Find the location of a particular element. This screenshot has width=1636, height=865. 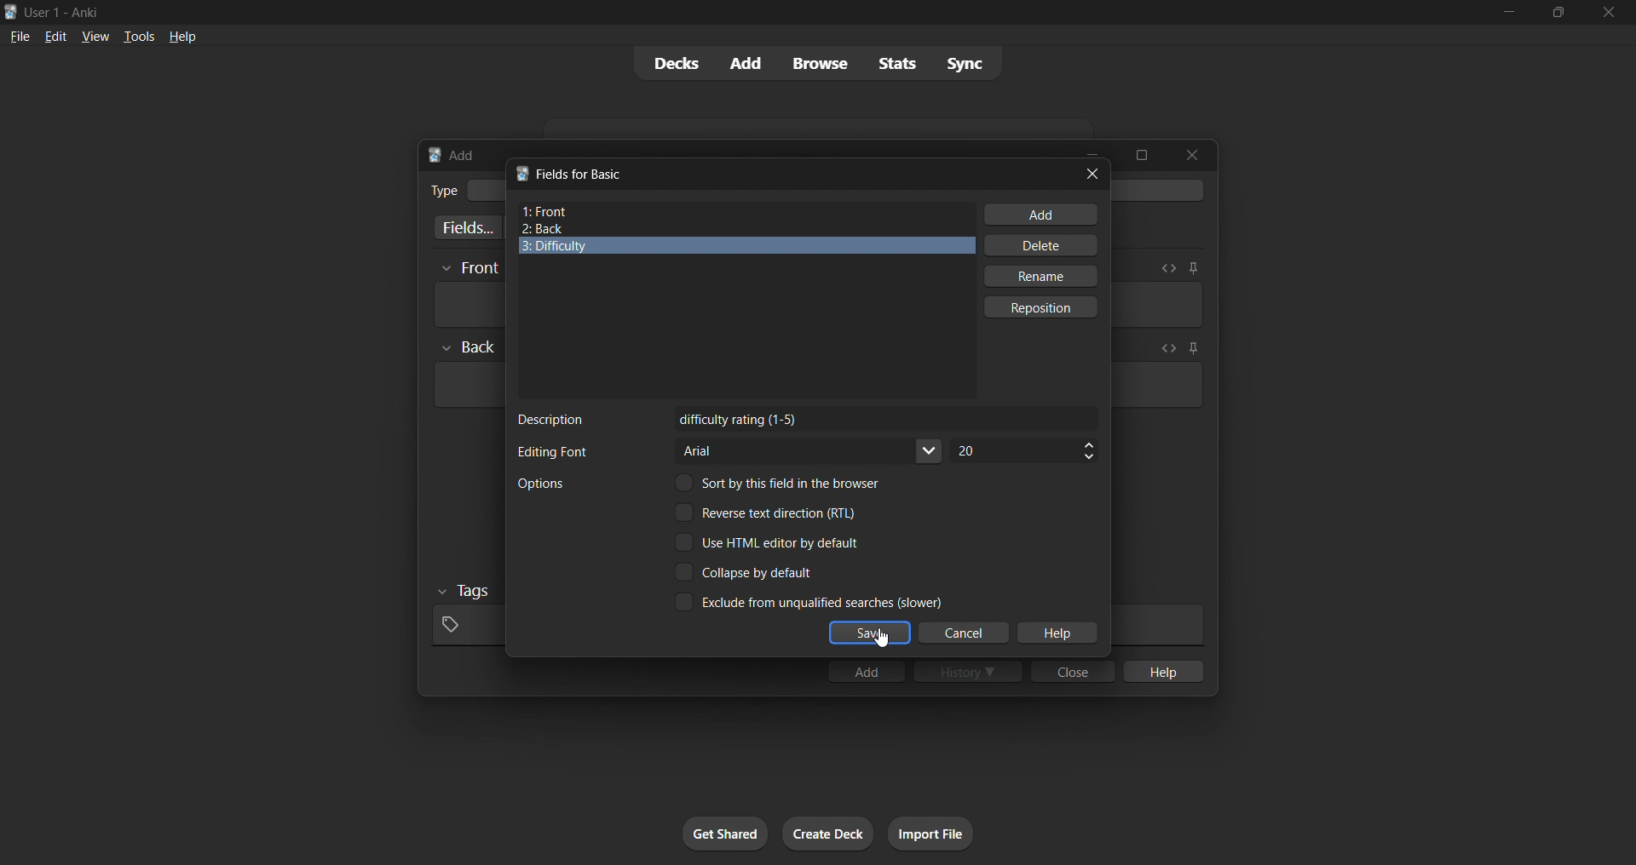

Toggle sticky is located at coordinates (1193, 268).